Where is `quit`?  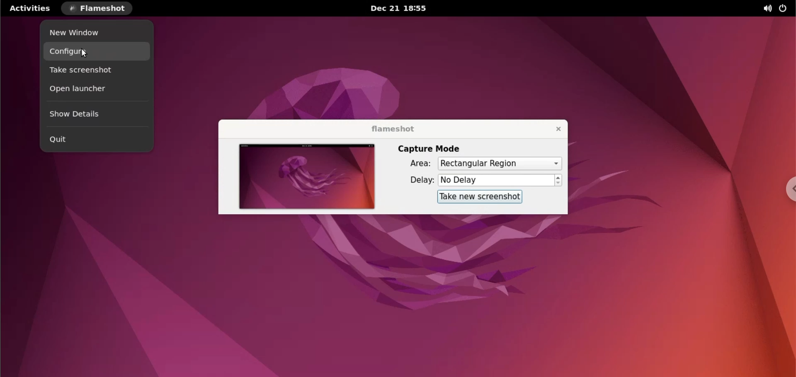
quit is located at coordinates (95, 138).